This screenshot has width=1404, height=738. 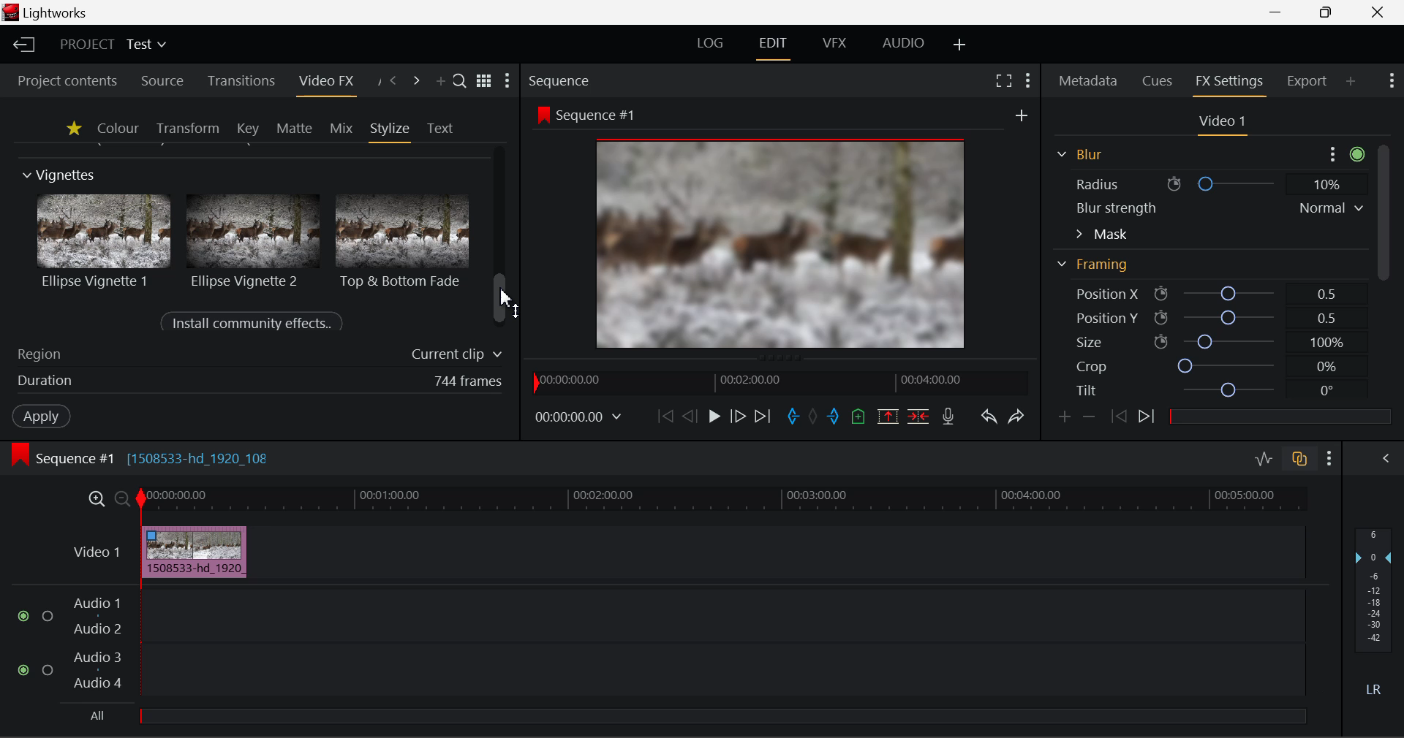 What do you see at coordinates (1381, 232) in the screenshot?
I see `Scroll Bar` at bounding box center [1381, 232].